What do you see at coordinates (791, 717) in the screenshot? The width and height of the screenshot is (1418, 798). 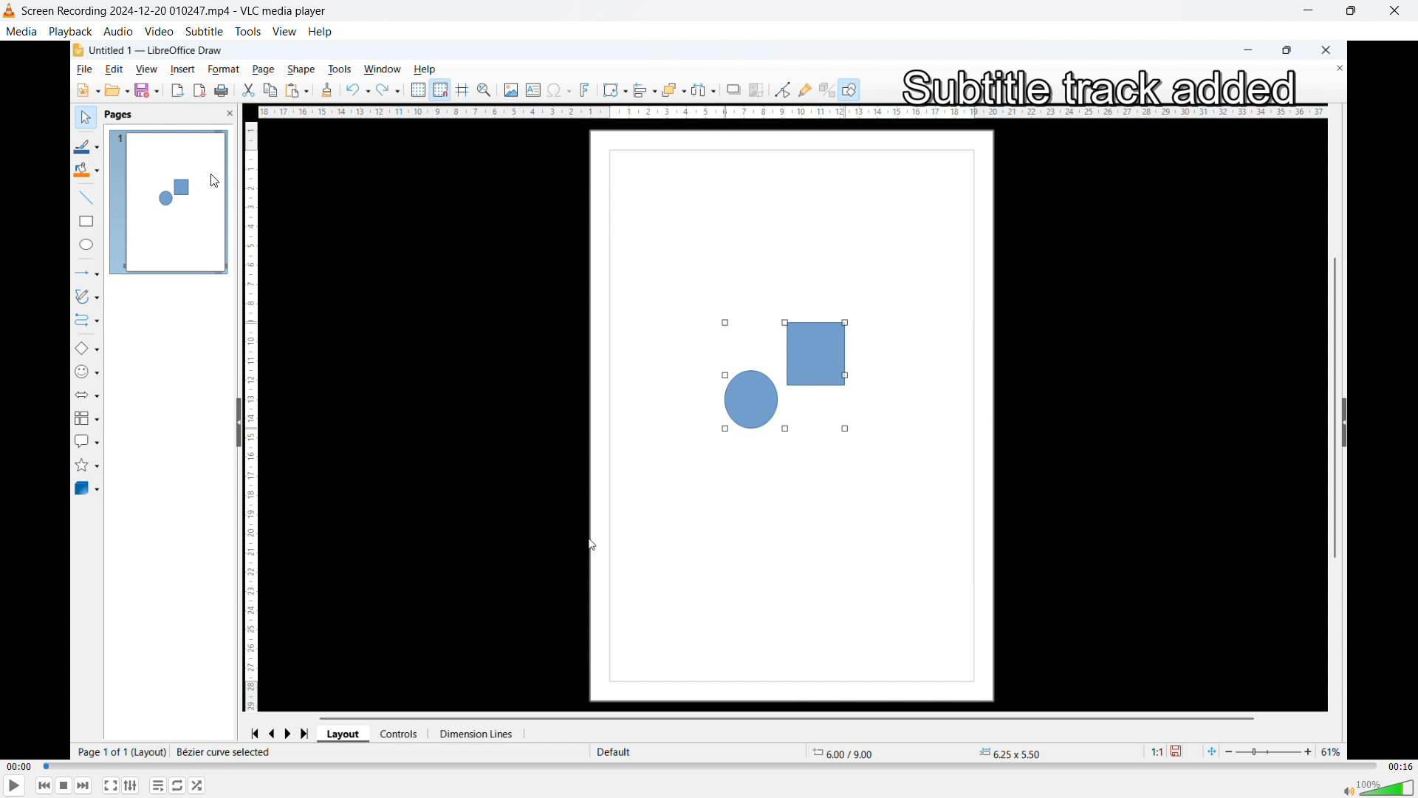 I see `horizontal scroll bar` at bounding box center [791, 717].